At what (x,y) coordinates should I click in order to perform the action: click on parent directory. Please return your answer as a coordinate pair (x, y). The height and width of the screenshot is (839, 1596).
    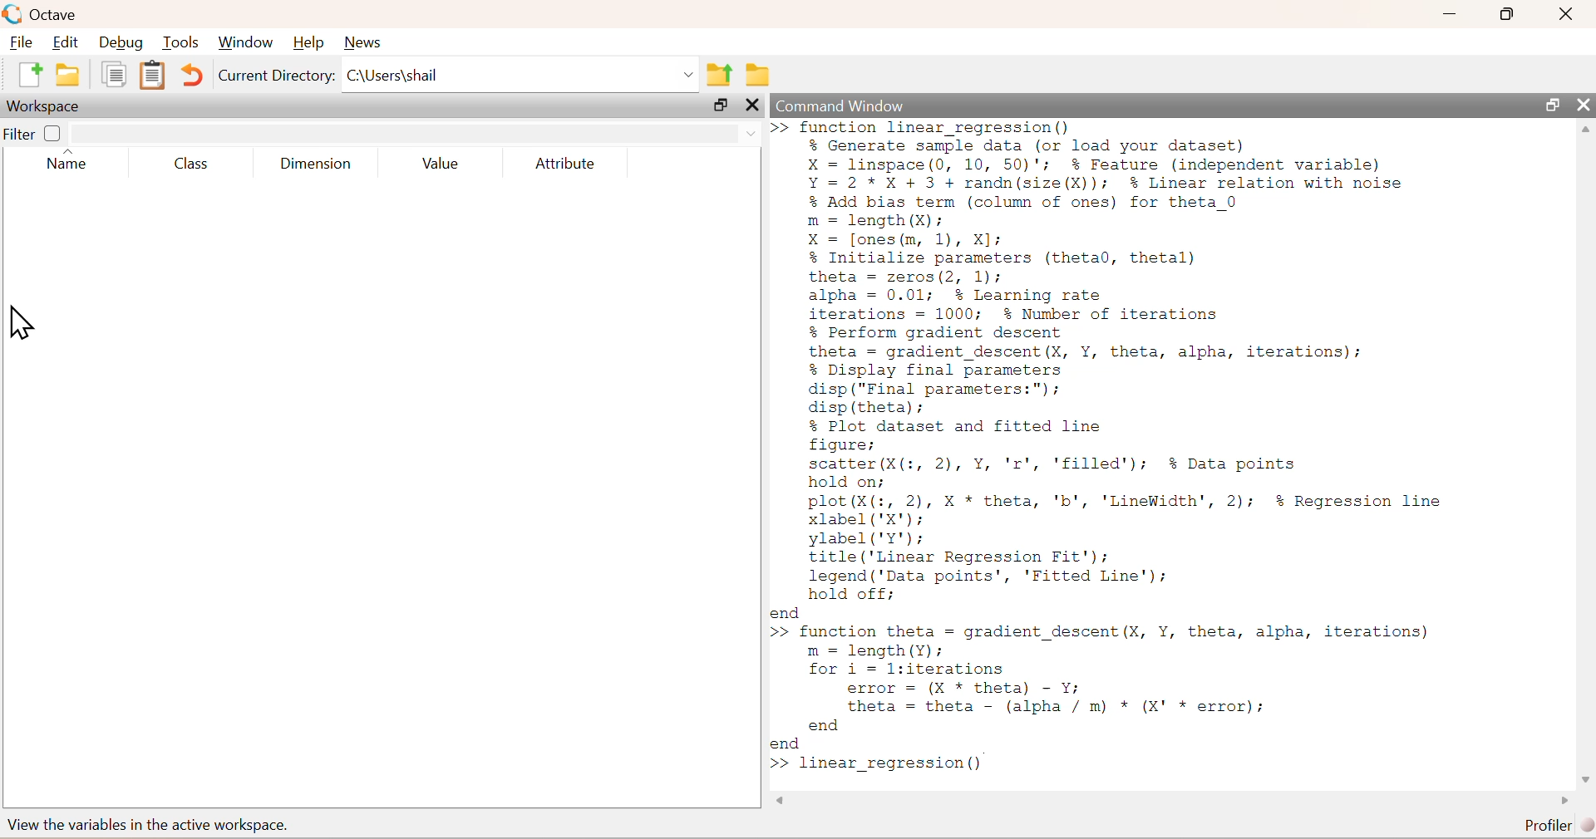
    Looking at the image, I should click on (720, 74).